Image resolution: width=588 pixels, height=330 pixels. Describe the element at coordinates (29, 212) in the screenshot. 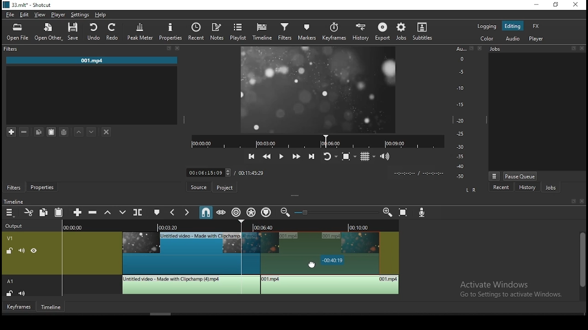

I see `cut` at that location.